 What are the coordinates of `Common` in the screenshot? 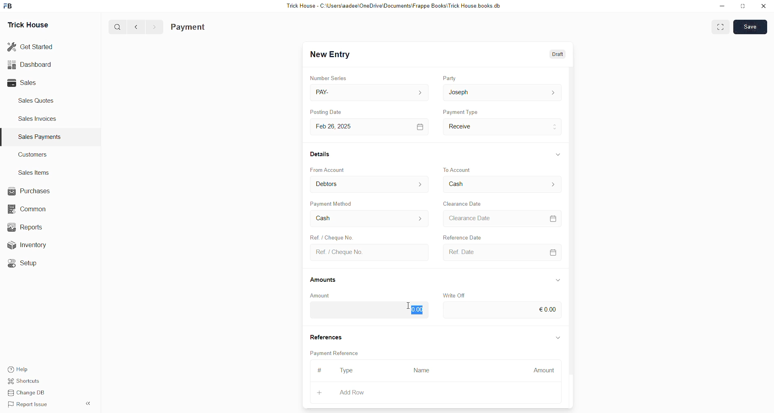 It's located at (31, 210).